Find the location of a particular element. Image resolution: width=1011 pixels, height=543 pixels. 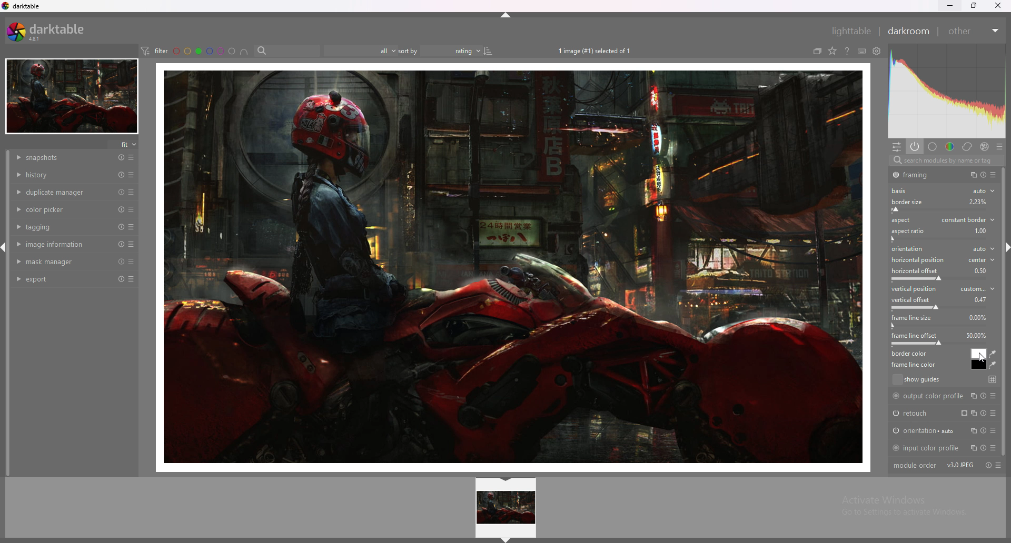

retouch is located at coordinates (940, 413).